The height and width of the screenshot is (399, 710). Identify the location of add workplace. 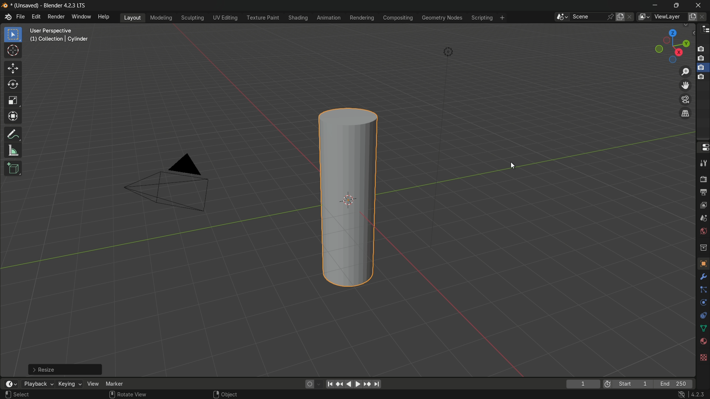
(503, 18).